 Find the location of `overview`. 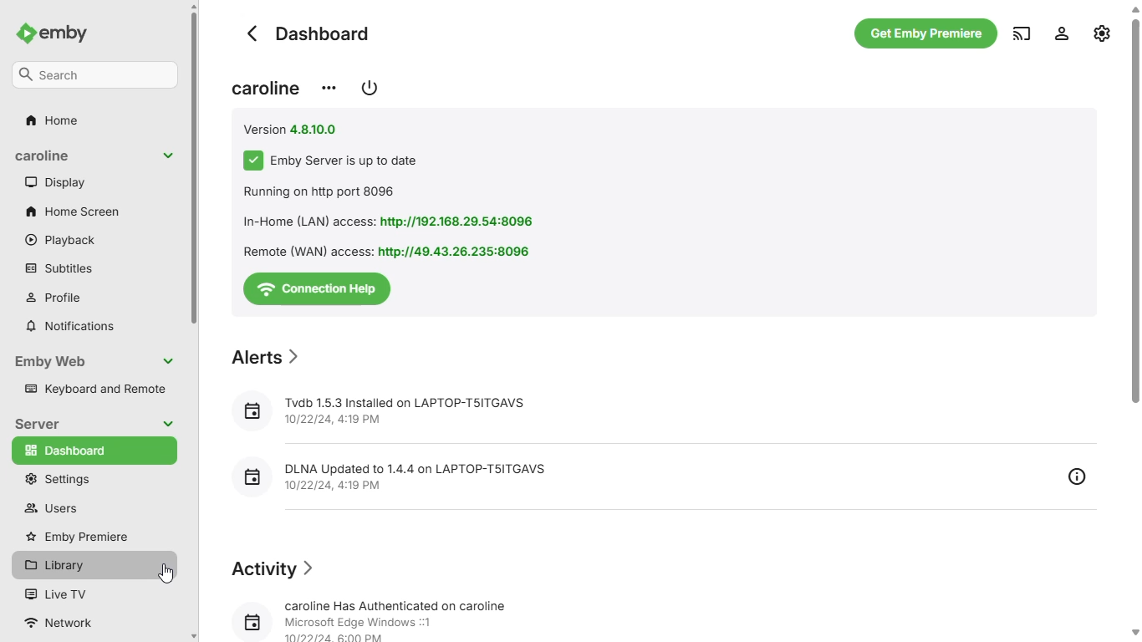

overview is located at coordinates (1078, 477).